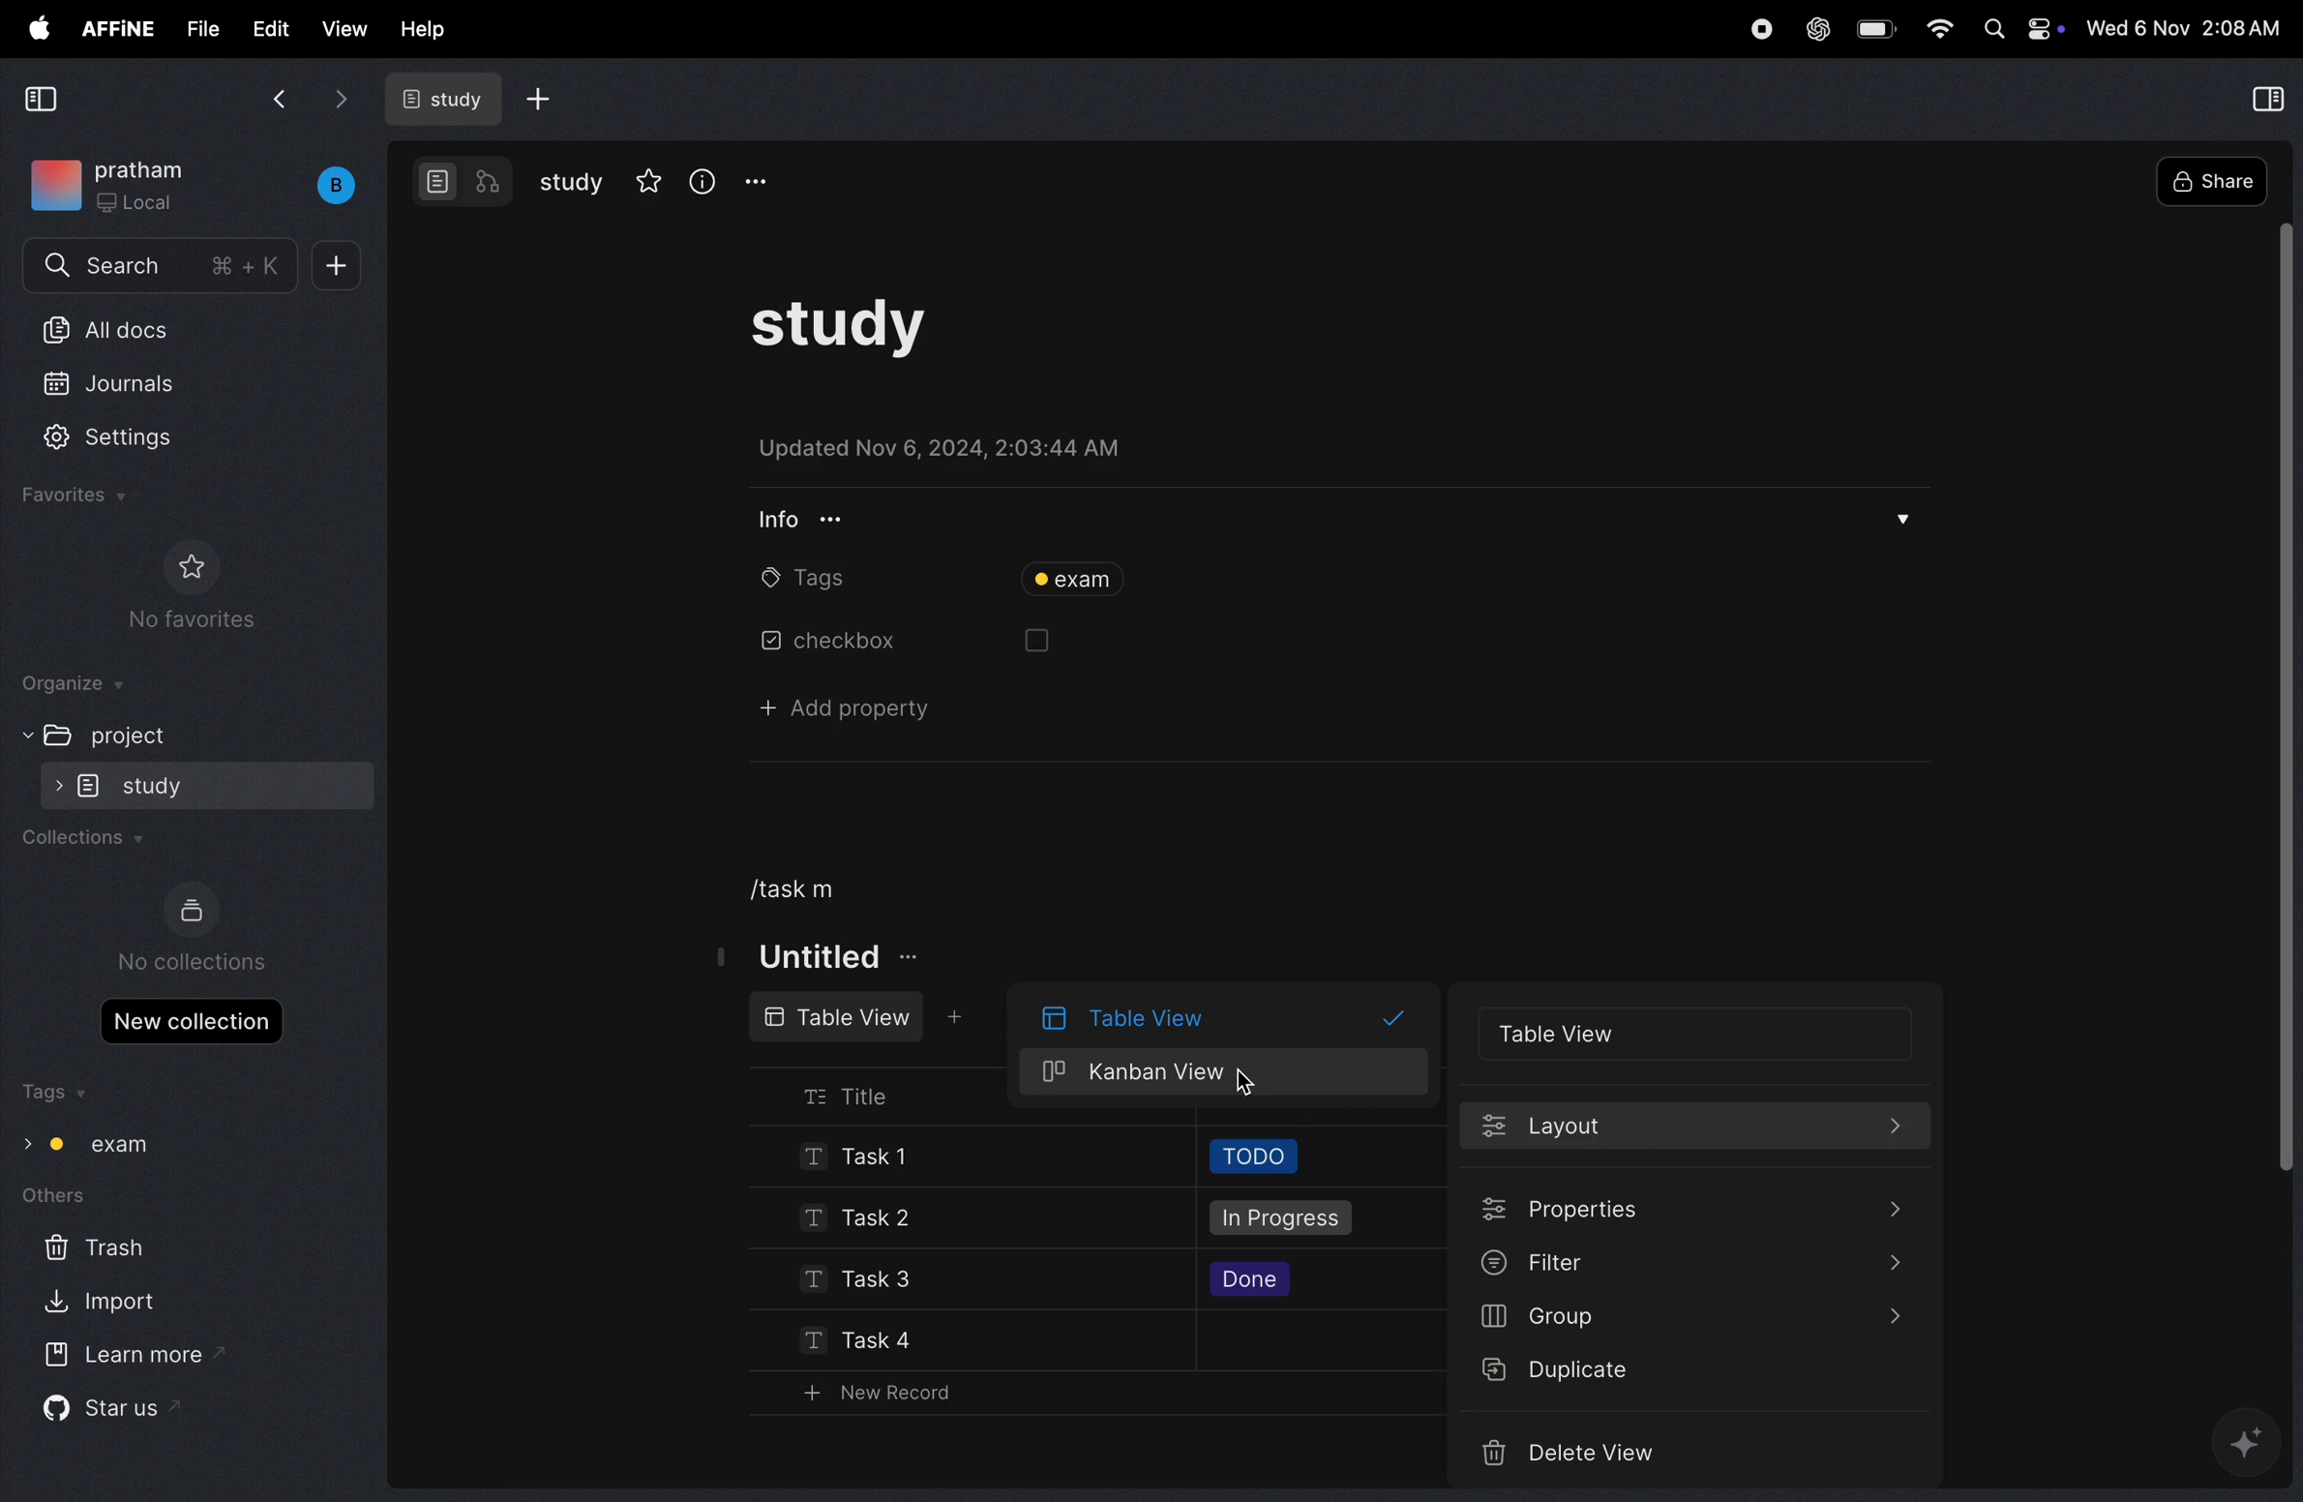 The image size is (2303, 1502). What do you see at coordinates (870, 1395) in the screenshot?
I see `new record` at bounding box center [870, 1395].